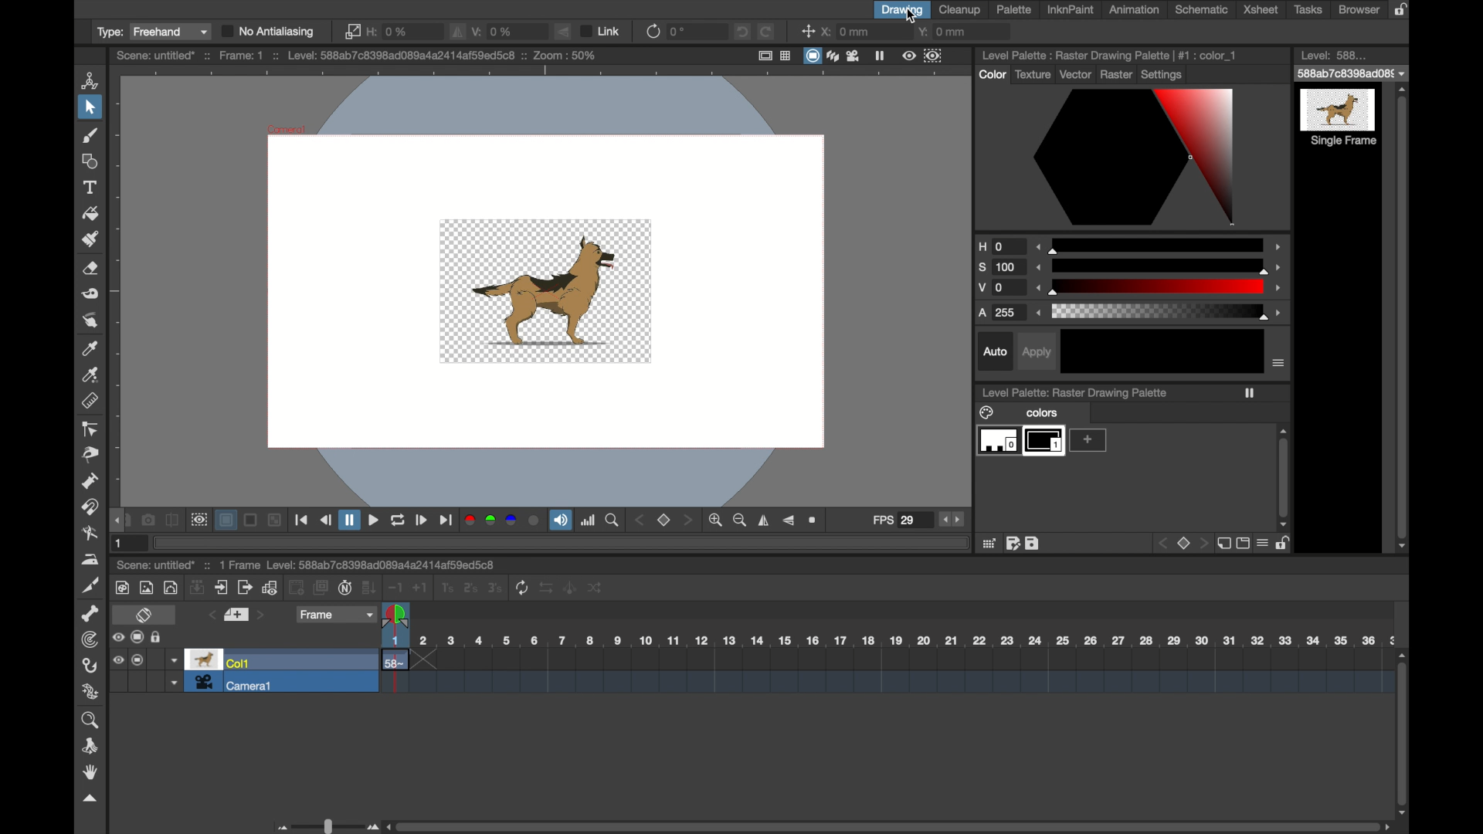 The height and width of the screenshot is (834, 1483). What do you see at coordinates (1308, 10) in the screenshot?
I see `tasks` at bounding box center [1308, 10].